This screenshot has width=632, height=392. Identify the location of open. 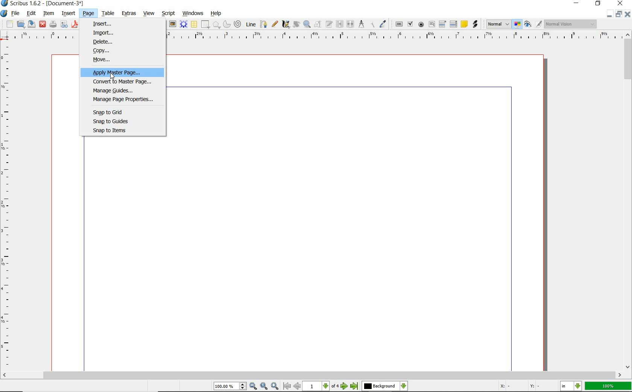
(21, 24).